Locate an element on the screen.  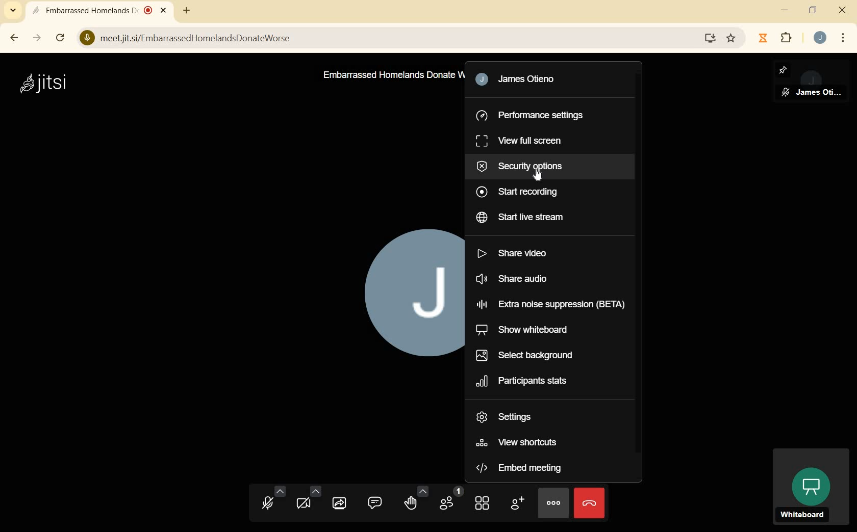
video is located at coordinates (308, 501).